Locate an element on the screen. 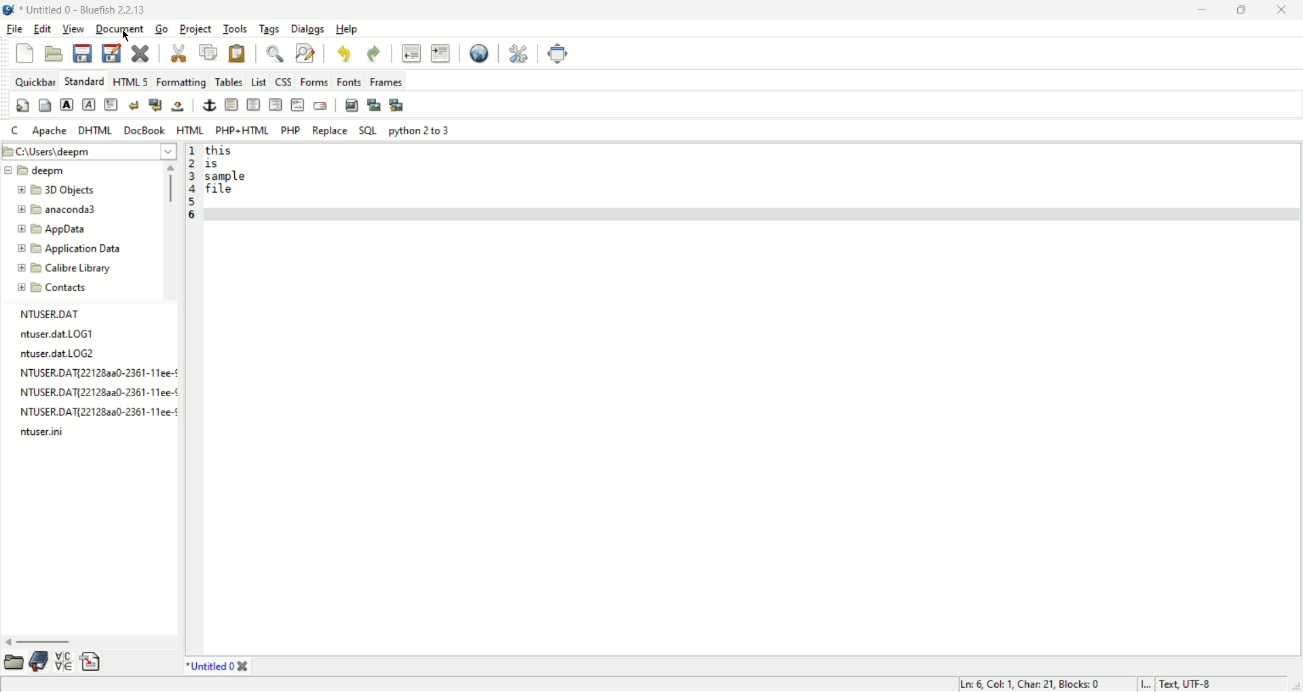 This screenshot has height=692, width=1303. NTUSER.DAT{221282a0-2361-11ee-¢ is located at coordinates (98, 391).